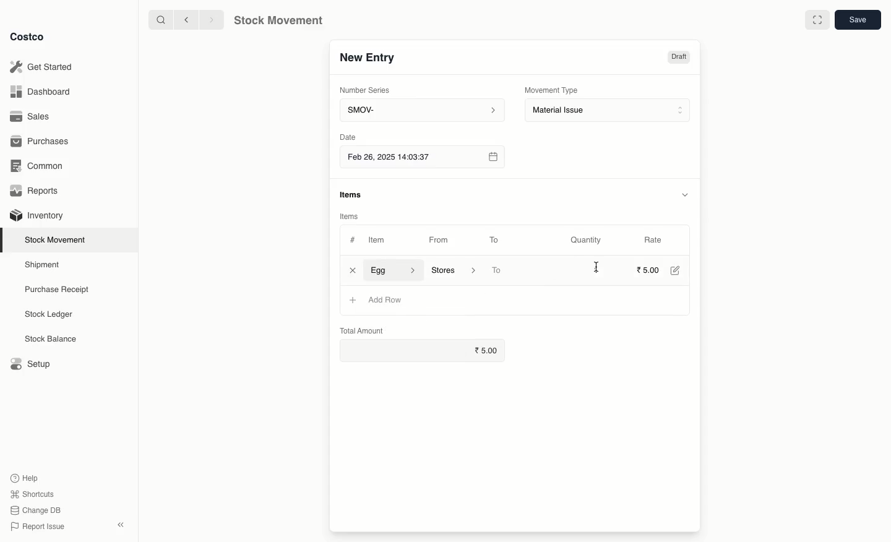 Image resolution: width=891 pixels, height=542 pixels. I want to click on Full width toggle, so click(818, 20).